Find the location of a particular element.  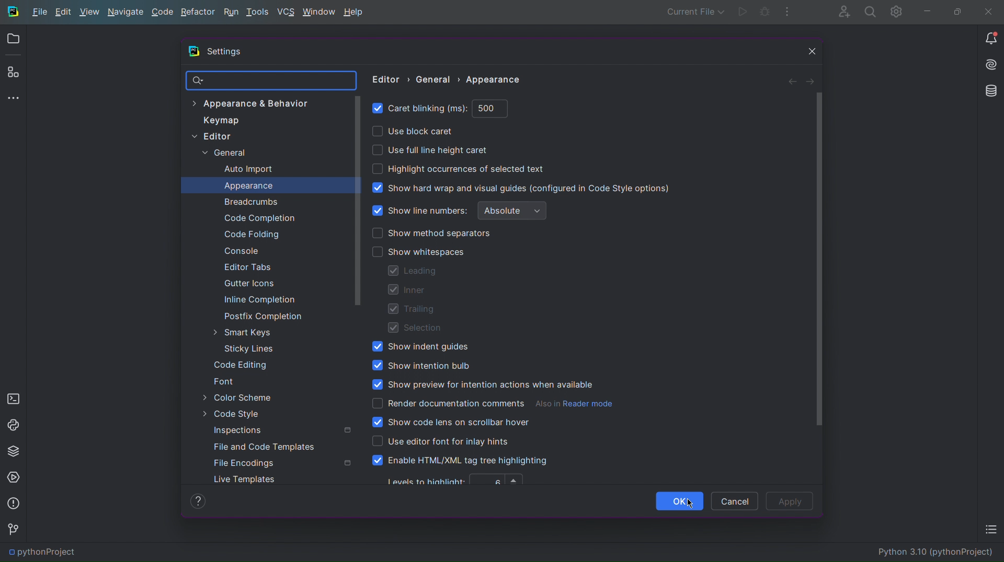

Code Completion is located at coordinates (258, 219).